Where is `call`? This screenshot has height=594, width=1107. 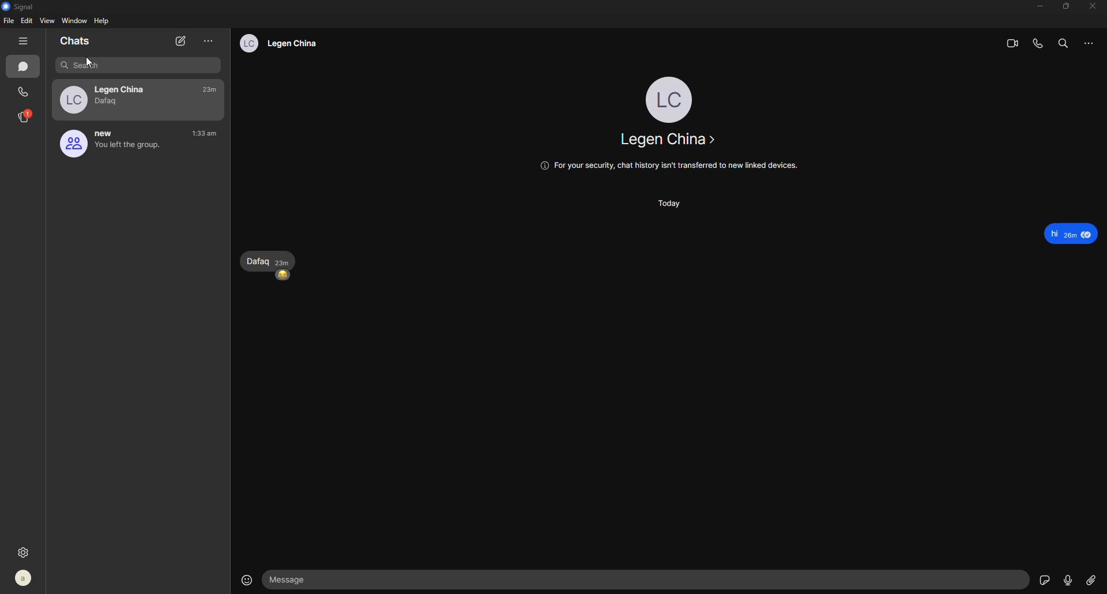 call is located at coordinates (25, 94).